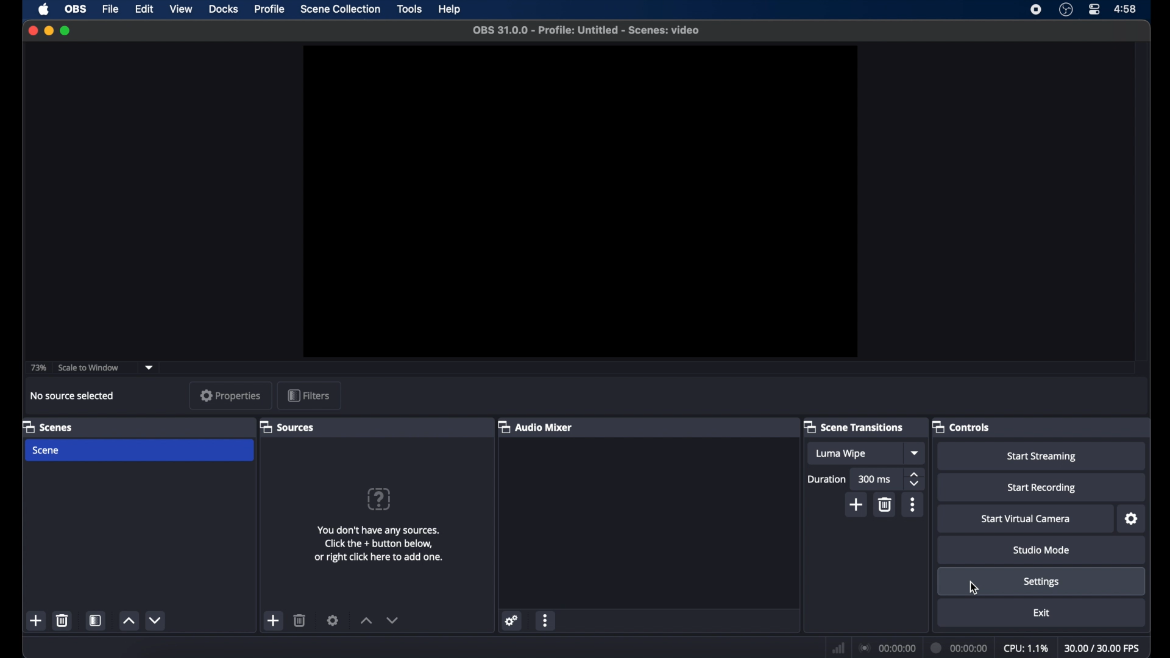 The image size is (1170, 658). I want to click on scene filters, so click(96, 620).